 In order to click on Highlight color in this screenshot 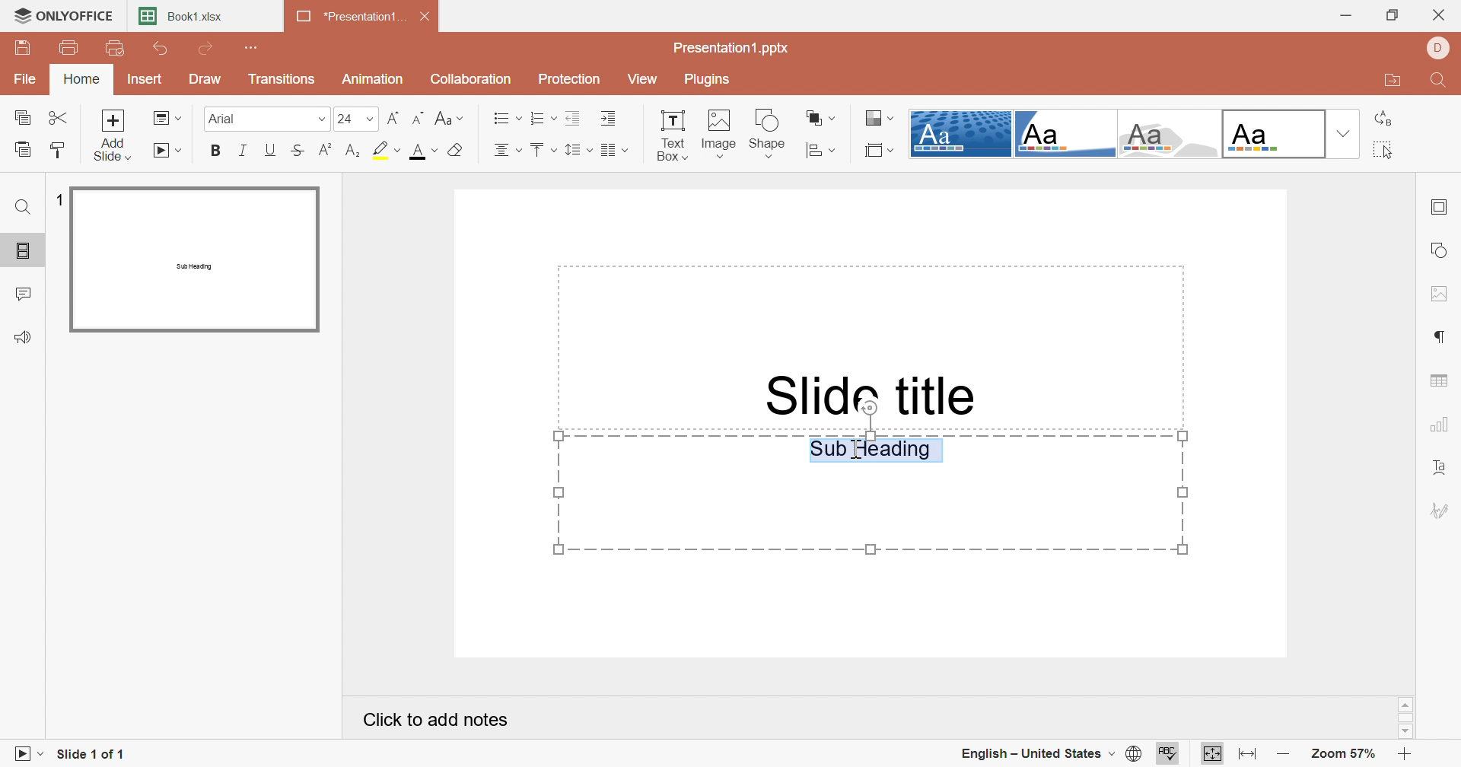, I will do `click(386, 150)`.